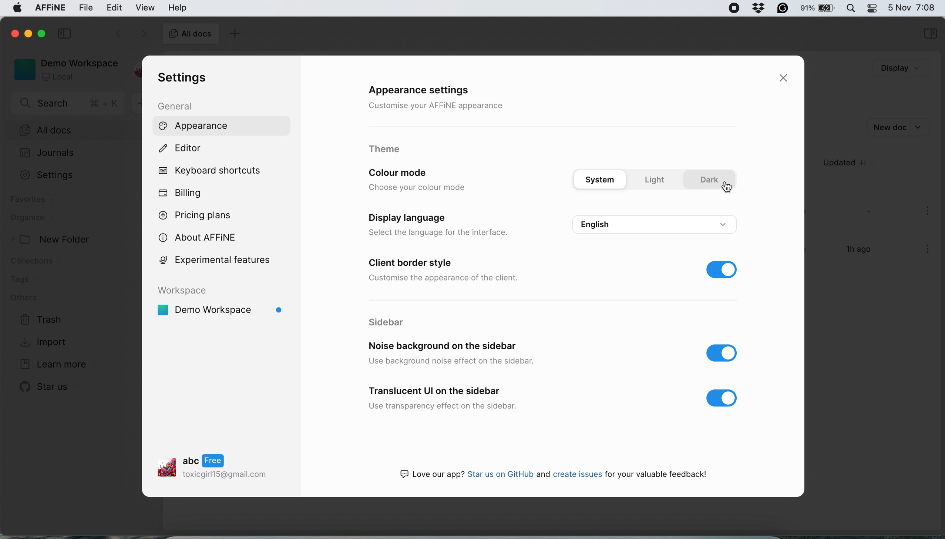  Describe the element at coordinates (929, 33) in the screenshot. I see `sidebar` at that location.